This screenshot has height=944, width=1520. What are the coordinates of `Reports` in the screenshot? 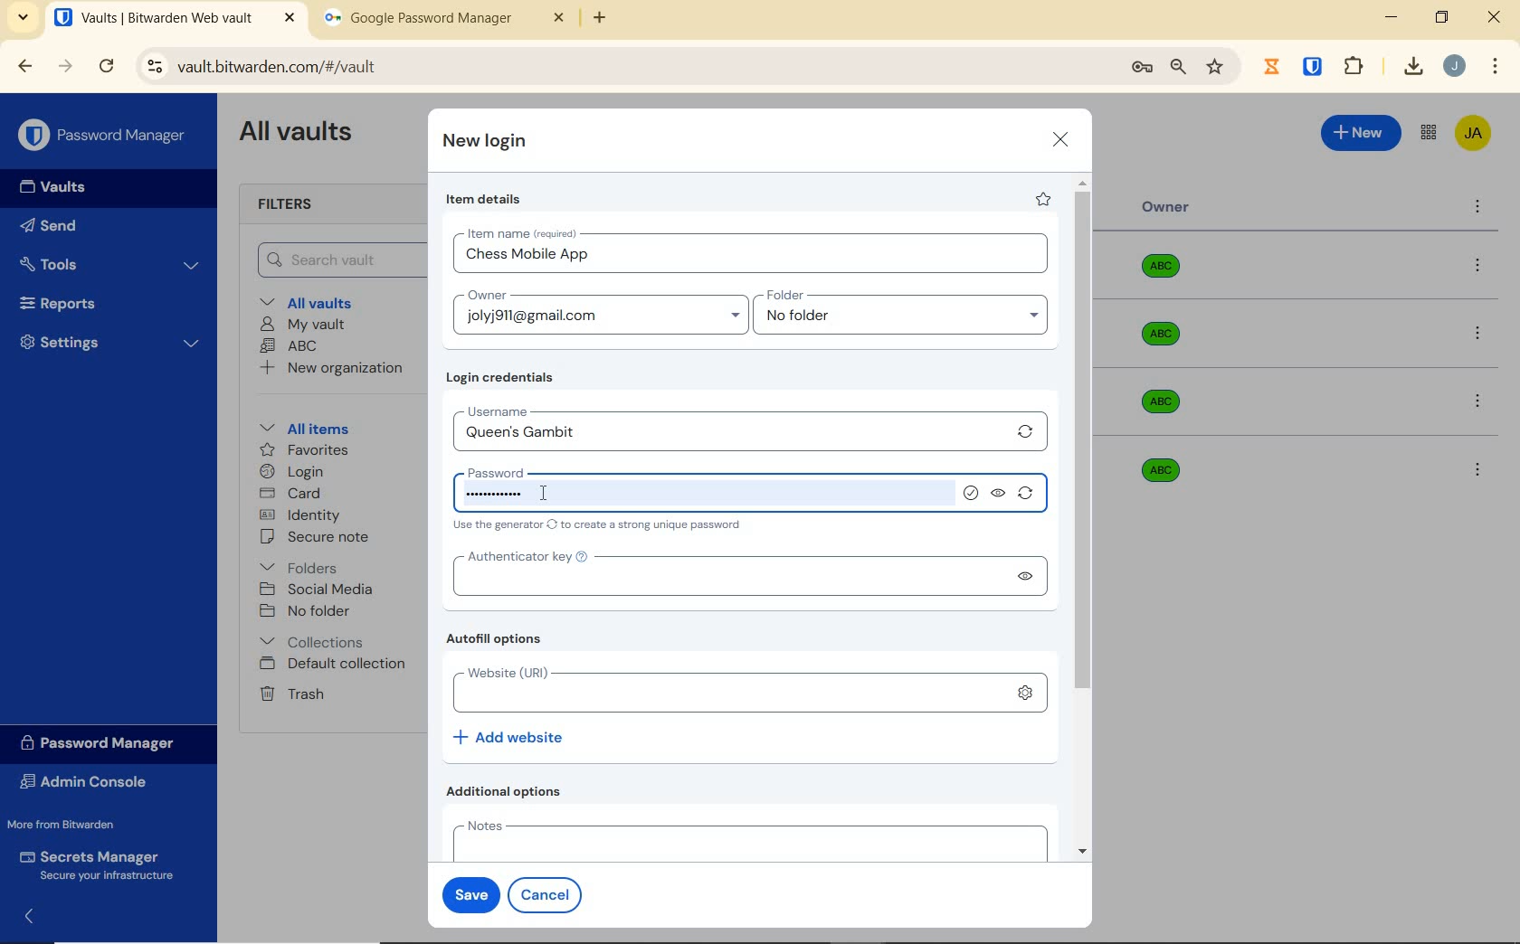 It's located at (79, 299).